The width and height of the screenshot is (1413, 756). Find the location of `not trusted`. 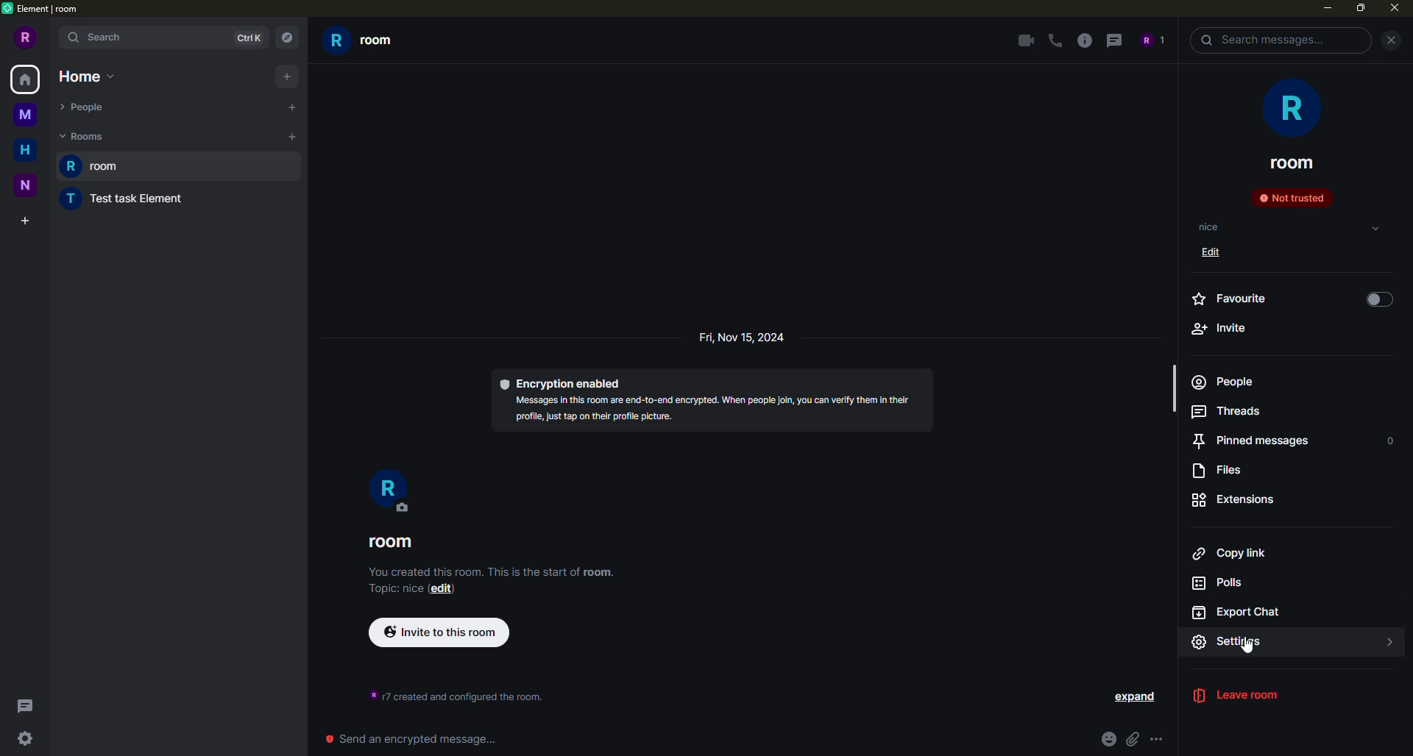

not trusted is located at coordinates (1291, 197).